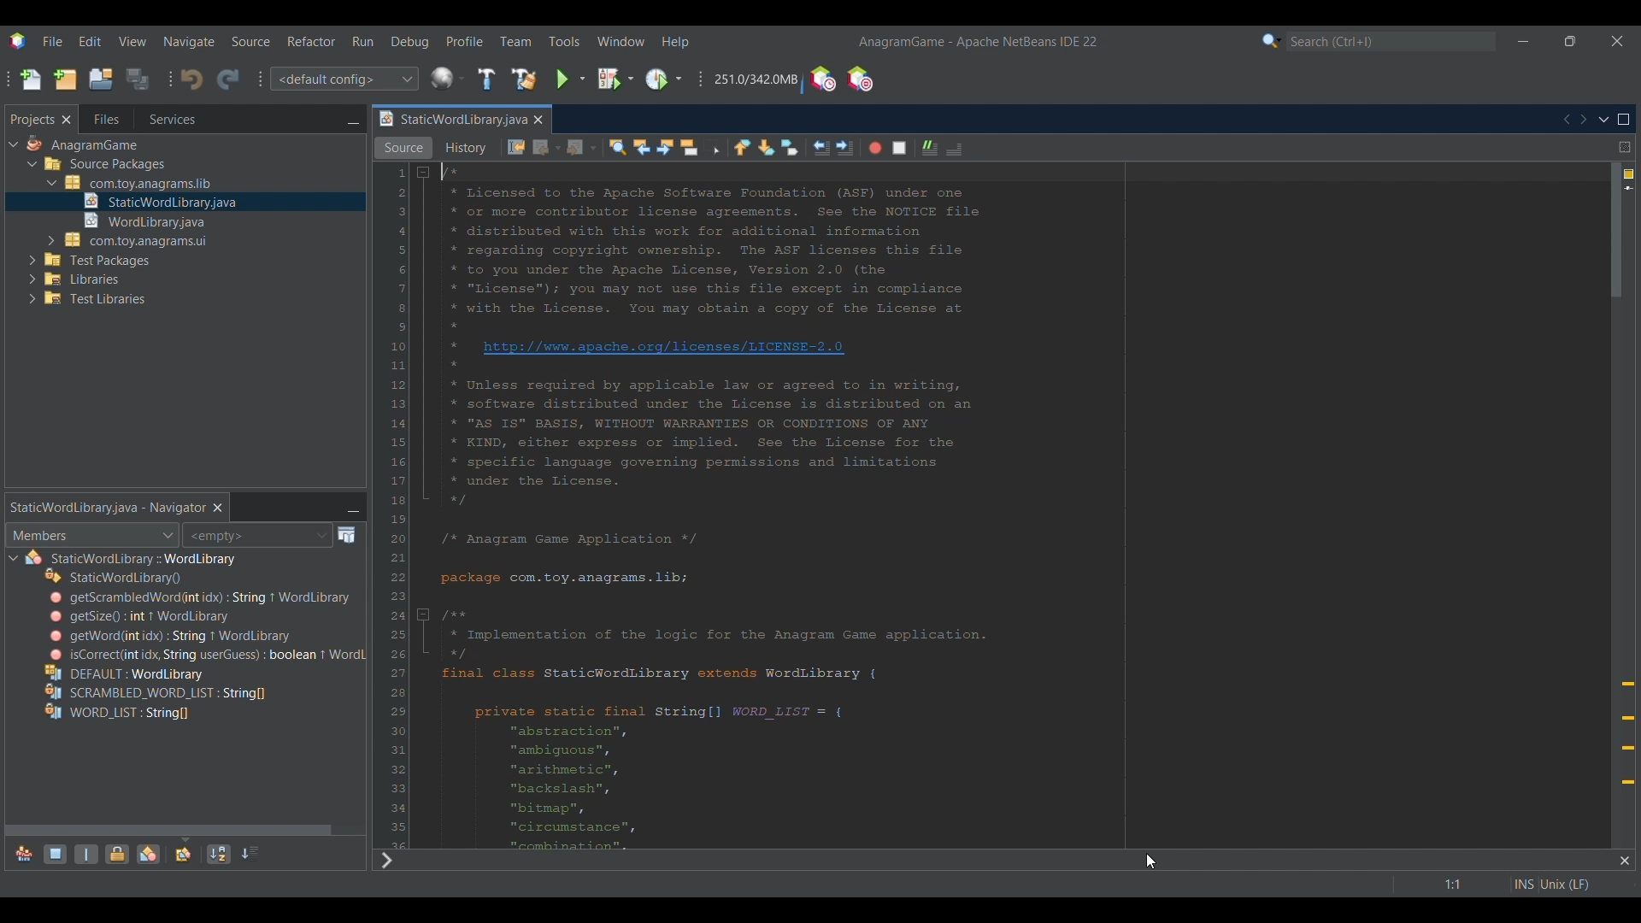 The width and height of the screenshot is (1641, 923). What do you see at coordinates (143, 181) in the screenshot?
I see `` at bounding box center [143, 181].